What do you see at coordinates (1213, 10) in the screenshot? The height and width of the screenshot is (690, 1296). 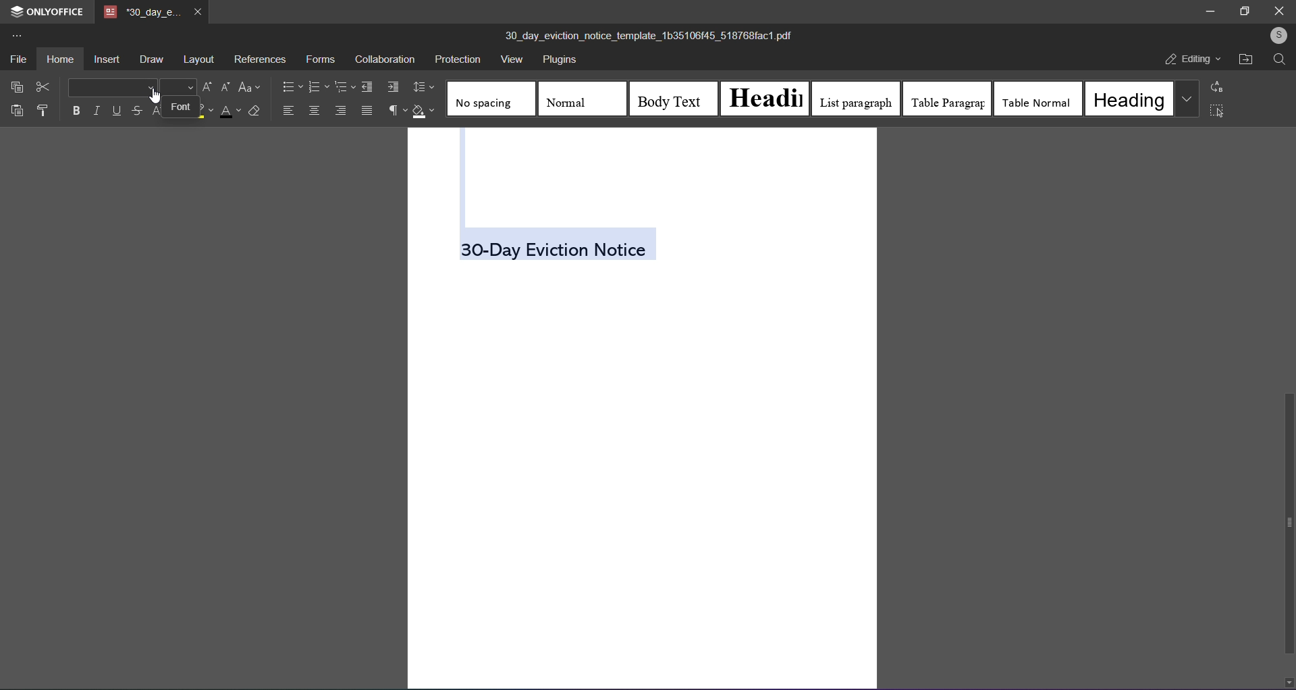 I see `minimize` at bounding box center [1213, 10].